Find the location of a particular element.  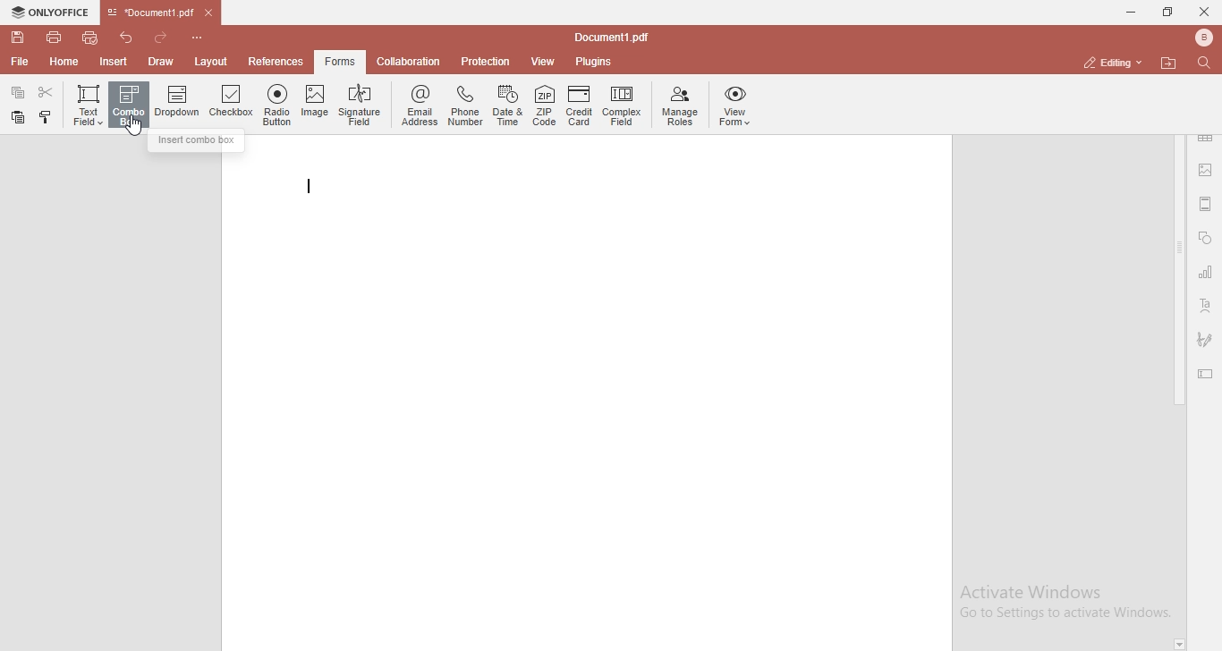

copy style is located at coordinates (47, 117).